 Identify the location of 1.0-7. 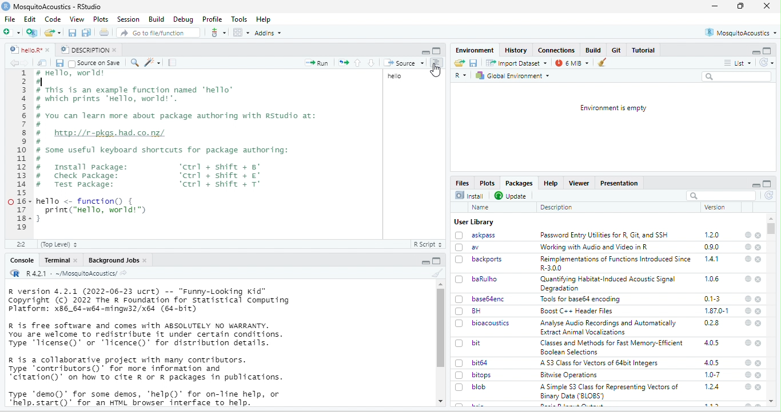
(712, 375).